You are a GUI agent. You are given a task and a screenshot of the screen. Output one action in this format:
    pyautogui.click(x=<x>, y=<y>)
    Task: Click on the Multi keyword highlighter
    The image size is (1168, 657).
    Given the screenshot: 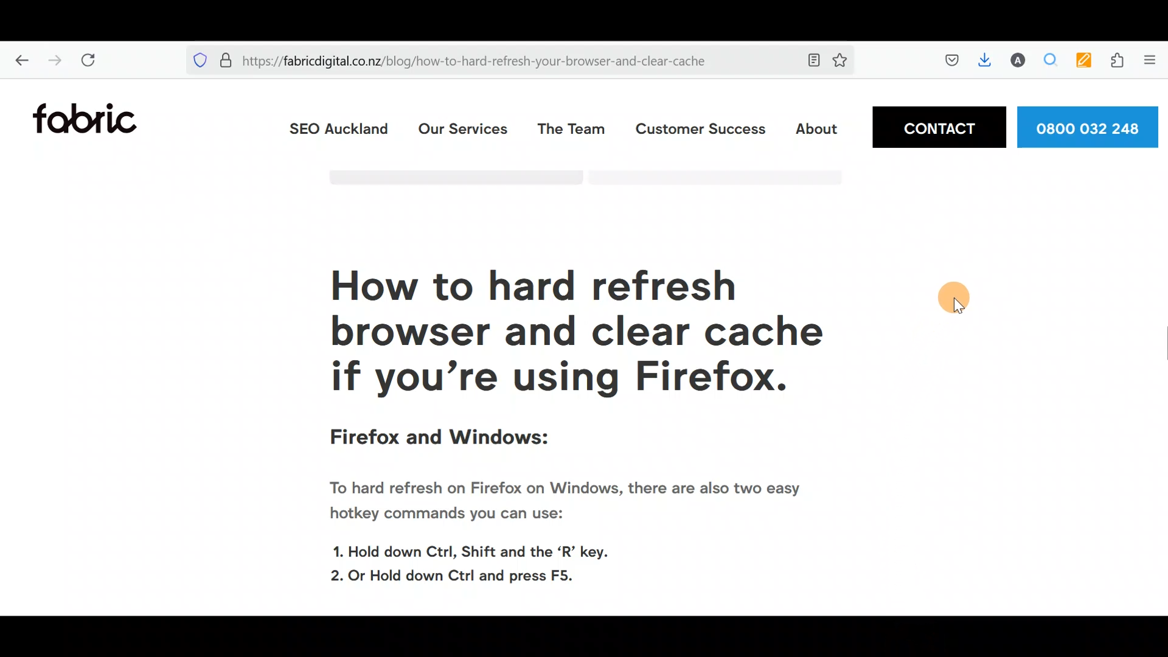 What is the action you would take?
    pyautogui.click(x=1083, y=62)
    